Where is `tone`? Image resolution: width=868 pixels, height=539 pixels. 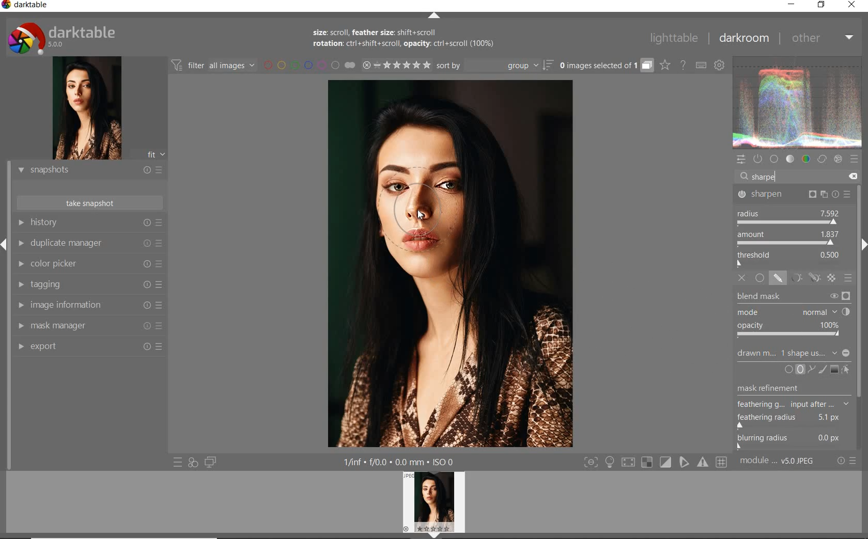
tone is located at coordinates (790, 160).